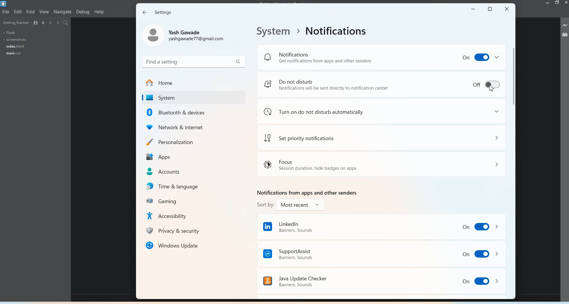 The height and width of the screenshot is (304, 569). Describe the element at coordinates (13, 53) in the screenshot. I see `main.css` at that location.